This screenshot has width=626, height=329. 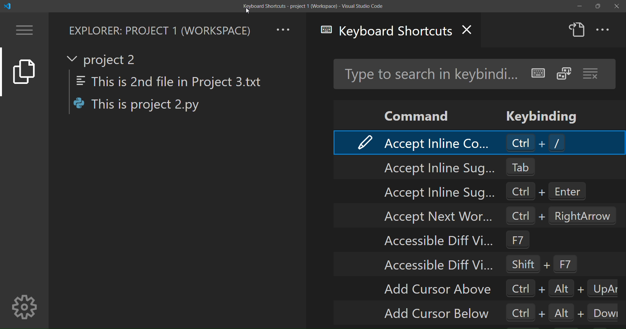 I want to click on type to search, so click(x=429, y=73).